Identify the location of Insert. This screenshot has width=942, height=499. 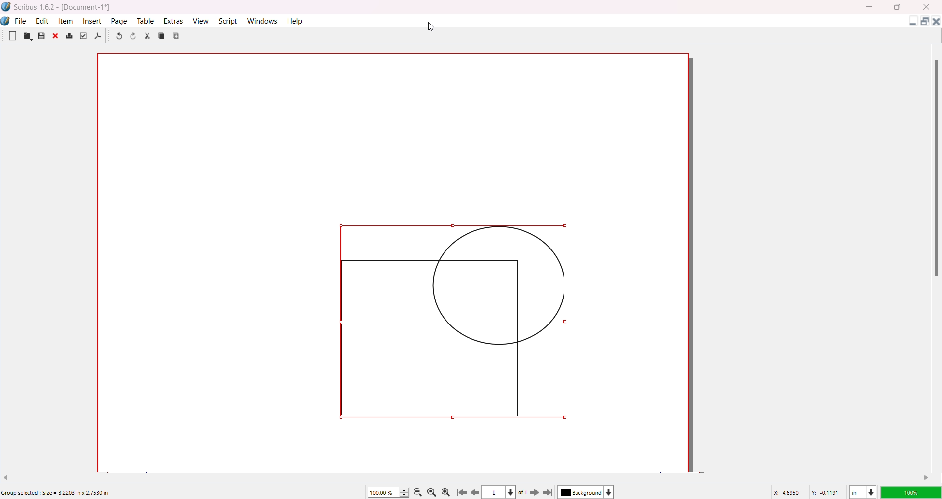
(93, 21).